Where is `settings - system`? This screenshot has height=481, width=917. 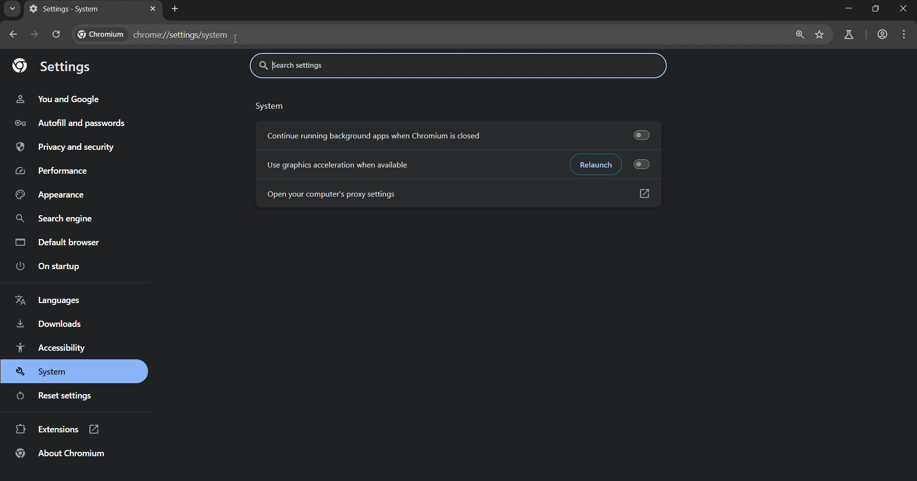
settings - system is located at coordinates (64, 10).